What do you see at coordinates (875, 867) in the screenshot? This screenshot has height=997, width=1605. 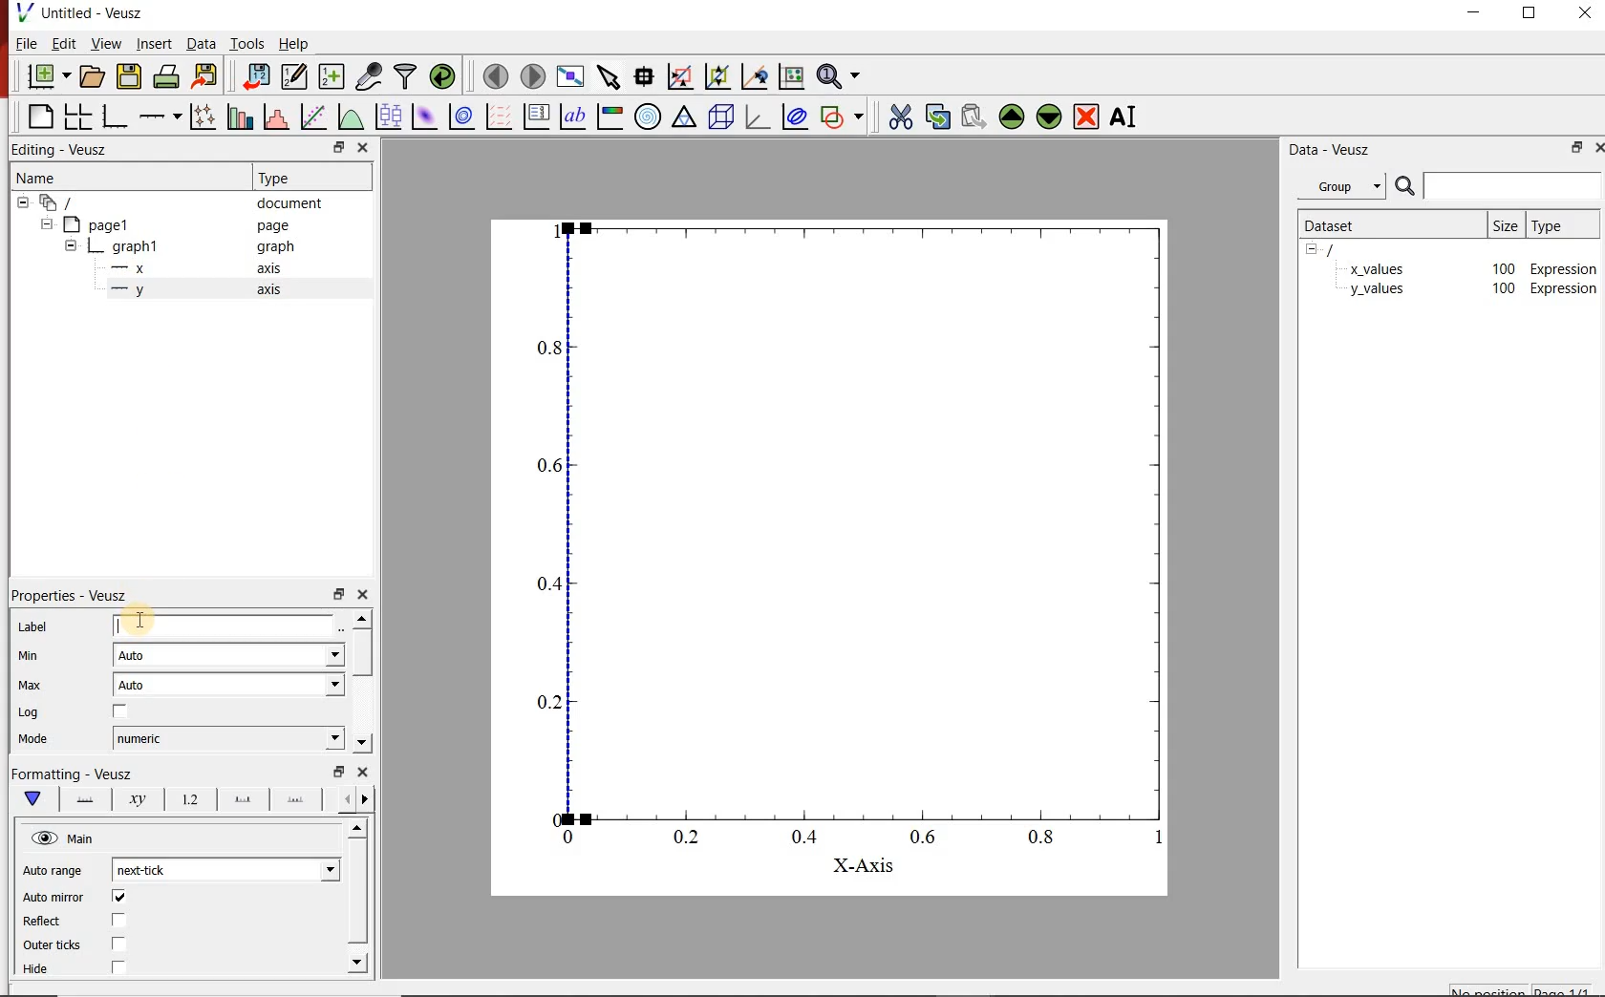 I see `X-Axis` at bounding box center [875, 867].